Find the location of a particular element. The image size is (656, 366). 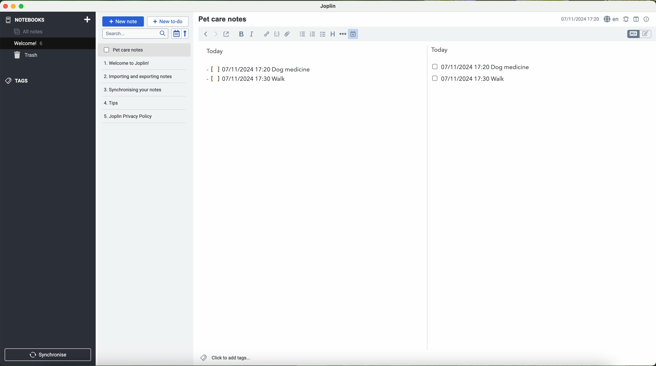

dog medicine is located at coordinates (292, 69).